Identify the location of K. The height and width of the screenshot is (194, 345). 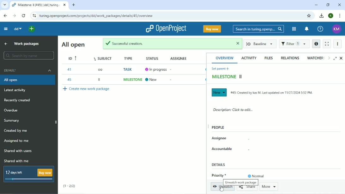
(331, 16).